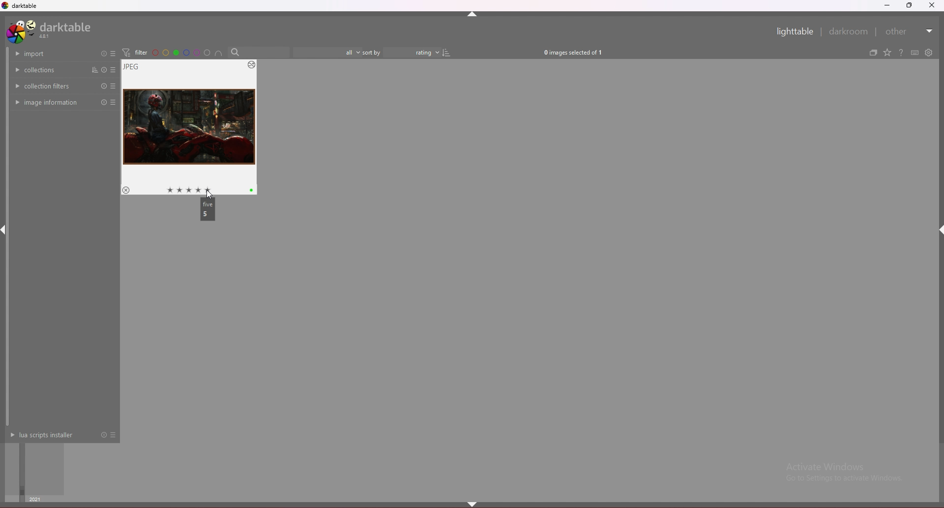  What do you see at coordinates (182, 53) in the screenshot?
I see `color filter` at bounding box center [182, 53].